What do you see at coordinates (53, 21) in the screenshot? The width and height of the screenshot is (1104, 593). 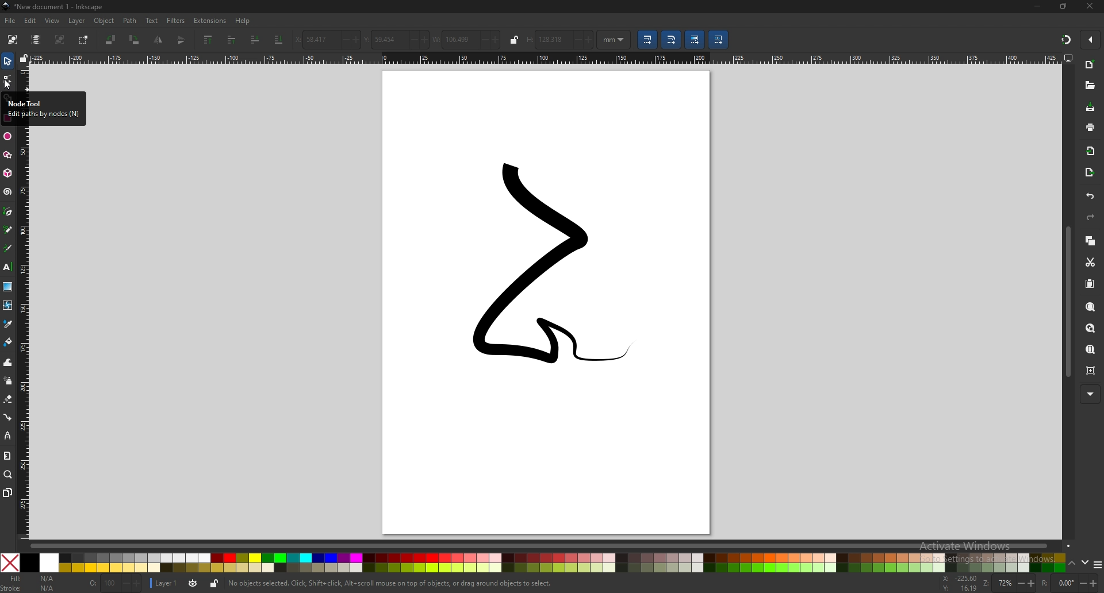 I see `view` at bounding box center [53, 21].